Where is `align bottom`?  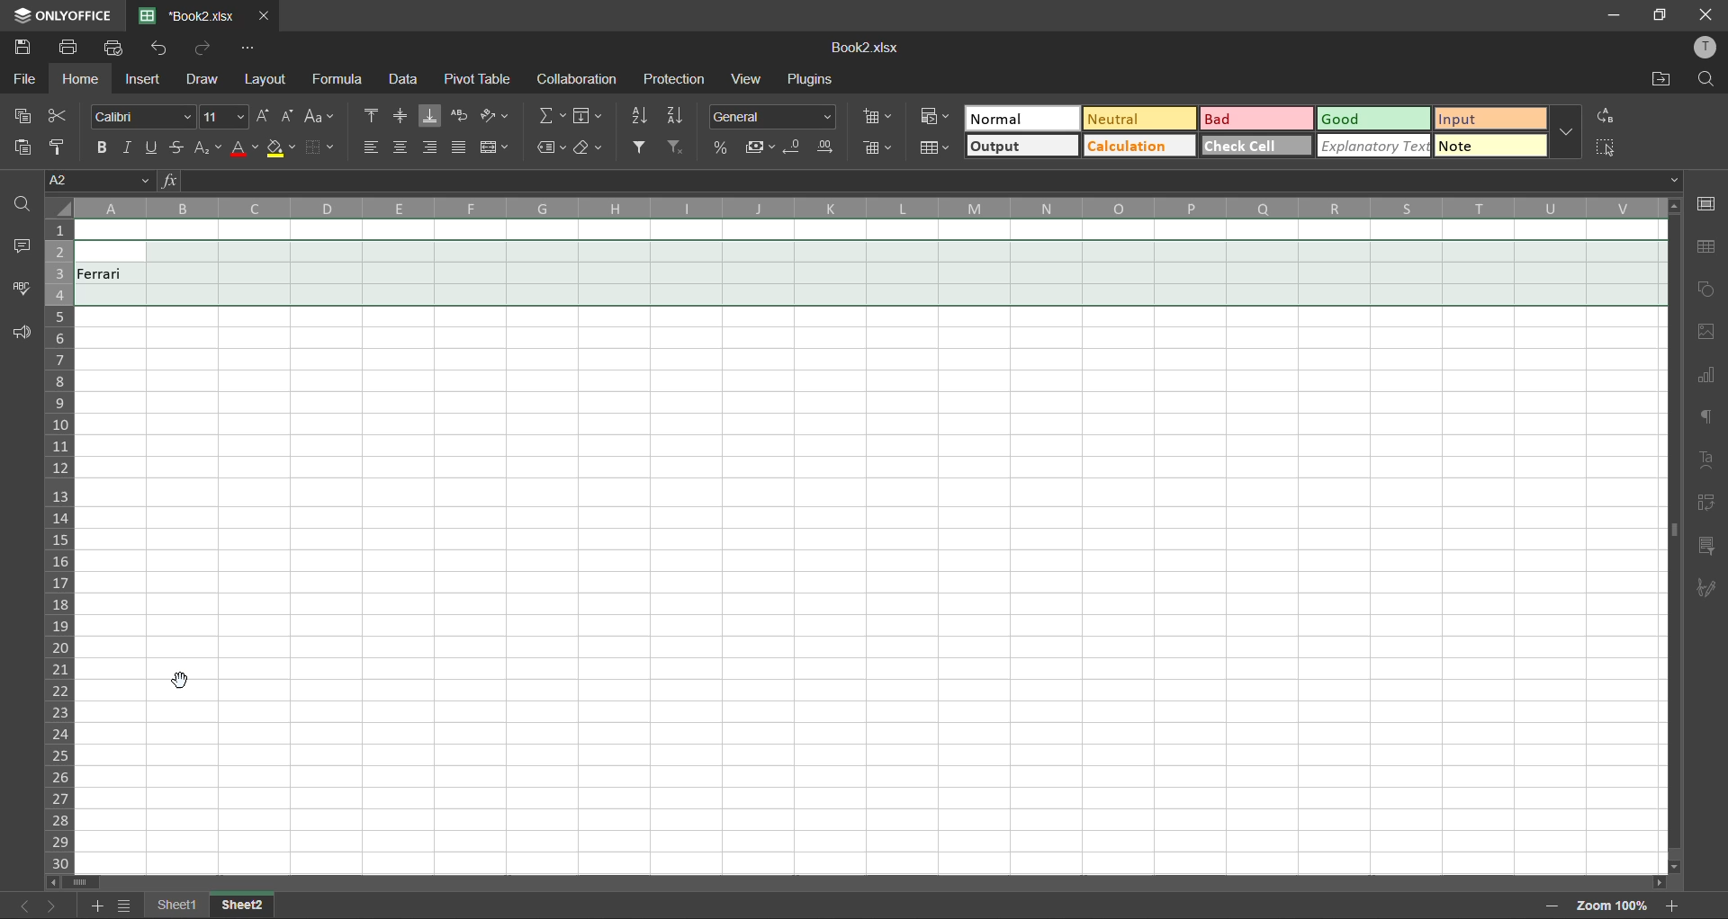 align bottom is located at coordinates (427, 117).